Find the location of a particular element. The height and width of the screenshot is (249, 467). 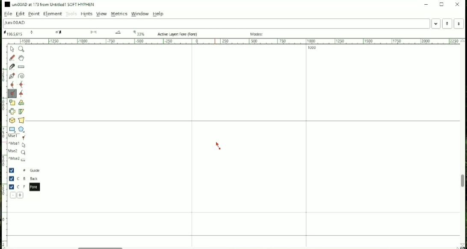

Add a curve point is located at coordinates (12, 84).